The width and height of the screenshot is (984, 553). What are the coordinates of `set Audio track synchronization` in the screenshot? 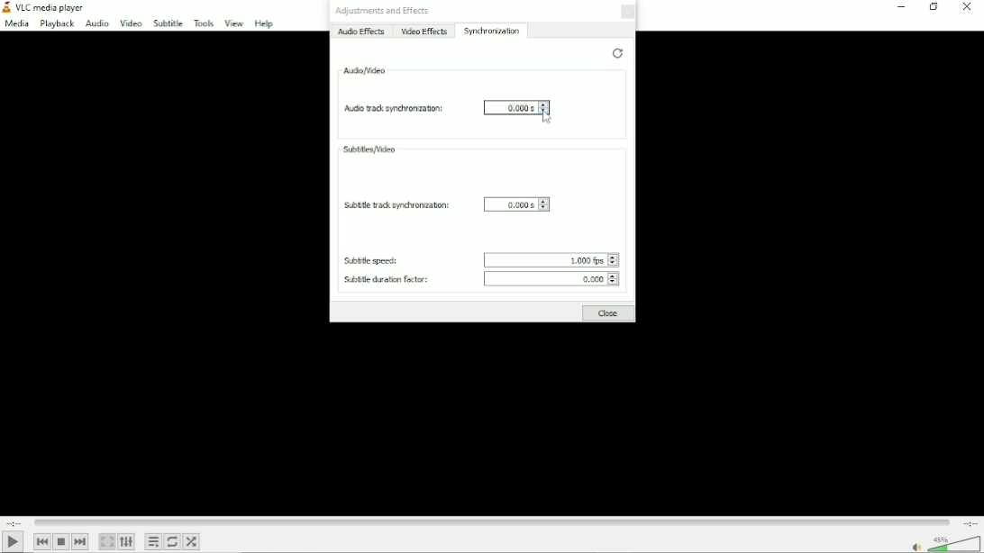 It's located at (509, 107).